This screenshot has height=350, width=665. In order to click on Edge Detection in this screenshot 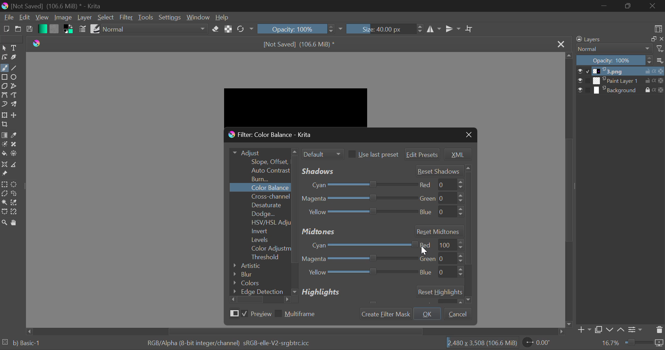, I will do `click(260, 291)`.